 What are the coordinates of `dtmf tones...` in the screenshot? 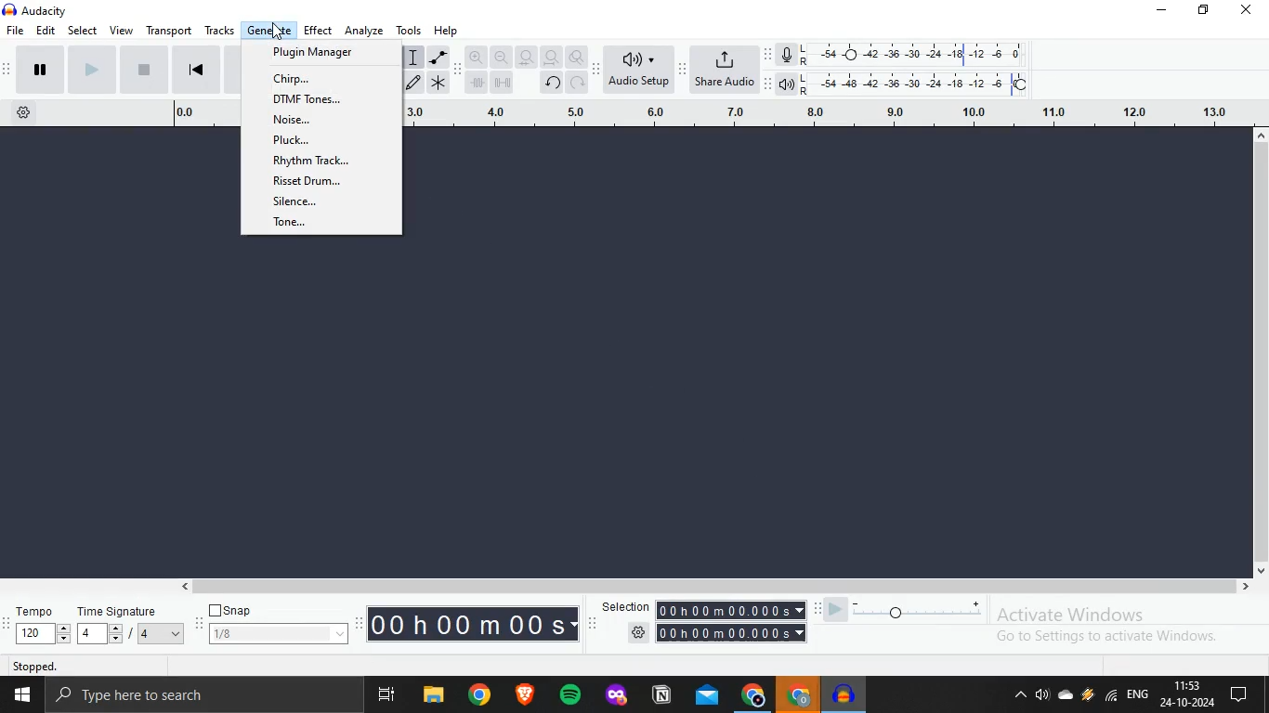 It's located at (312, 99).